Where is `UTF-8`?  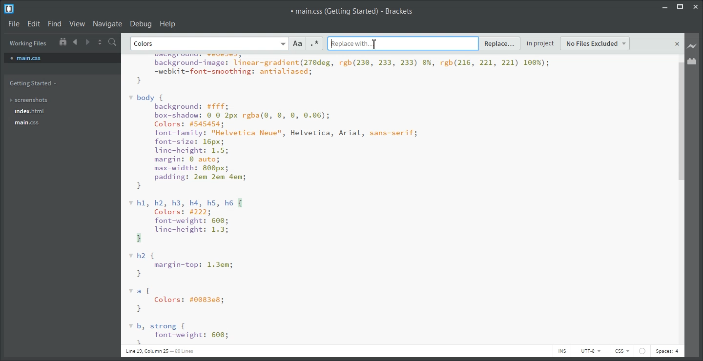 UTF-8 is located at coordinates (590, 351).